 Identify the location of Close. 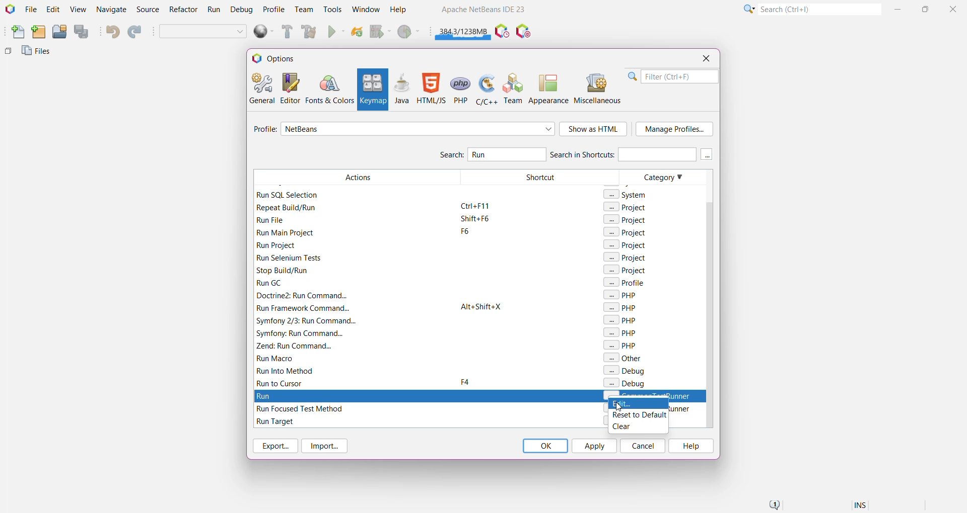
(954, 9).